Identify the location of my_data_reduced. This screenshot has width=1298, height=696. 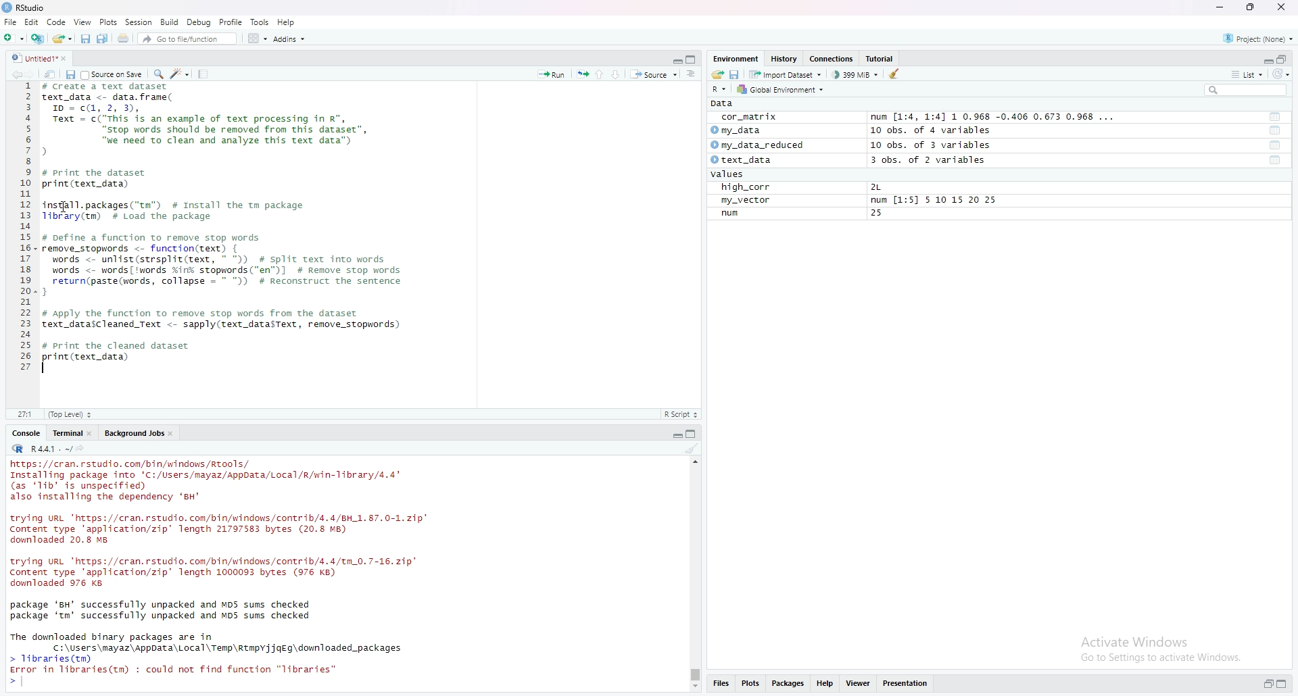
(757, 145).